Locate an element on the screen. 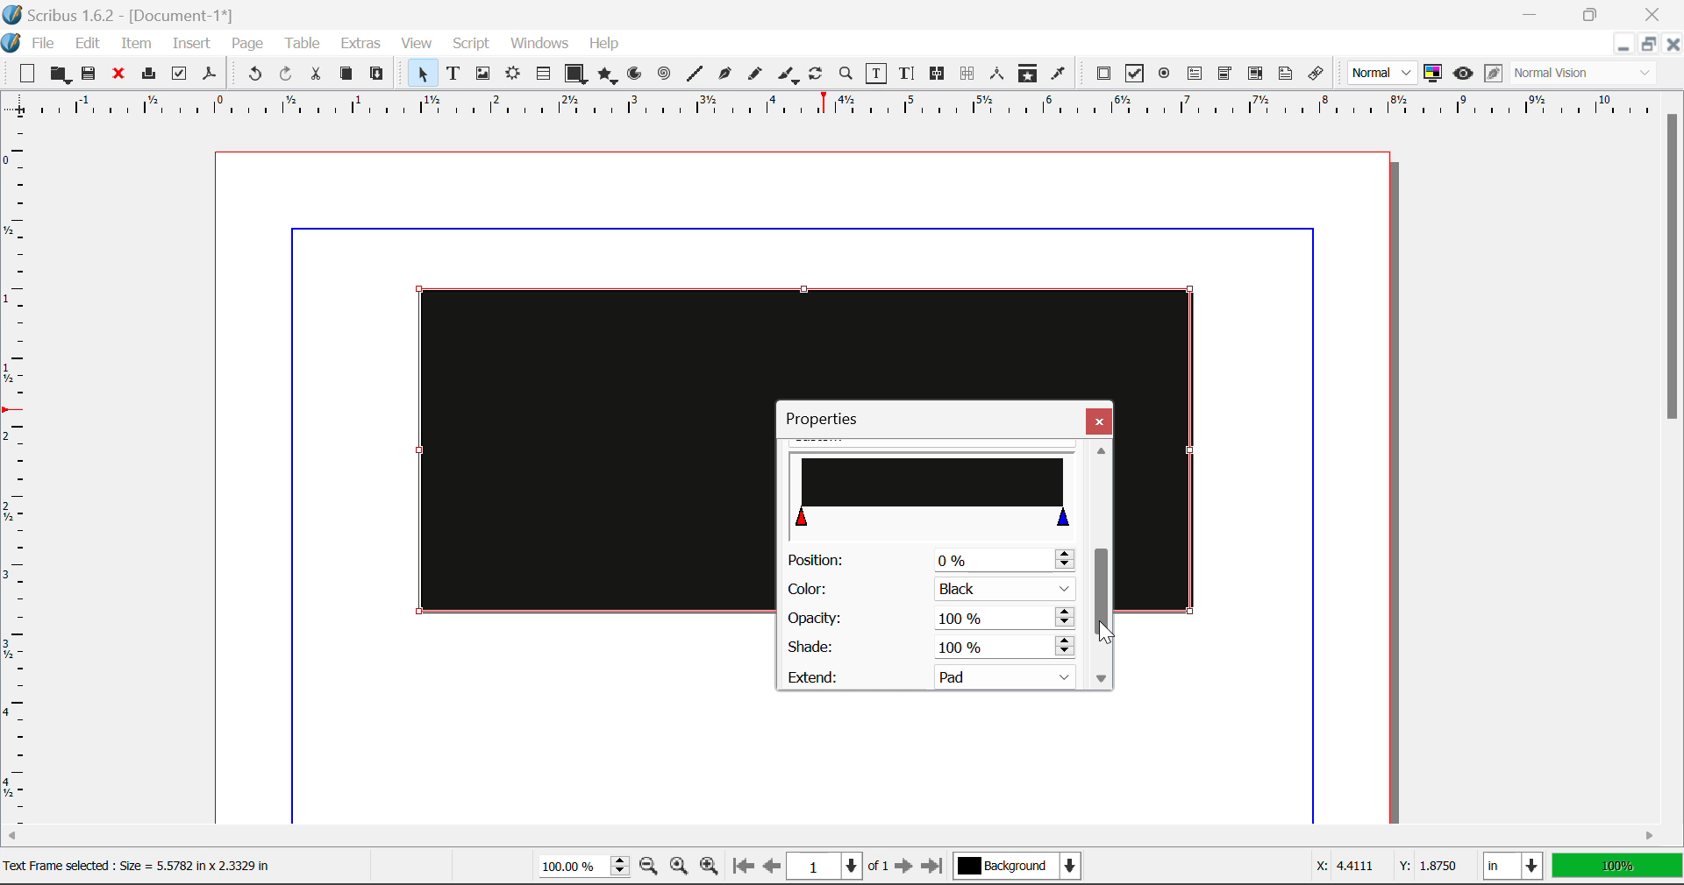 This screenshot has width=1684, height=885. Discard is located at coordinates (118, 75).